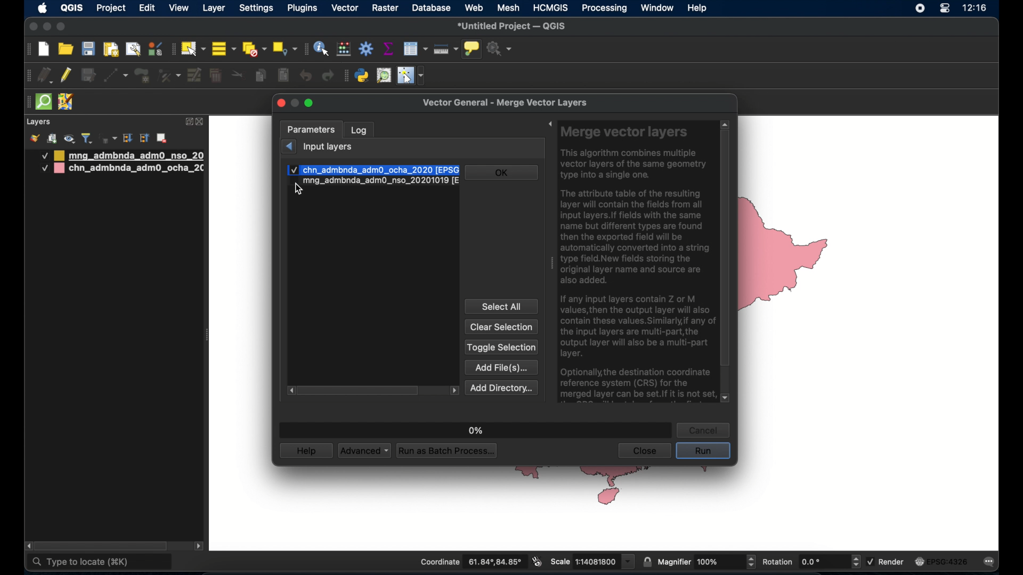  I want to click on open layer styling panel, so click(35, 138).